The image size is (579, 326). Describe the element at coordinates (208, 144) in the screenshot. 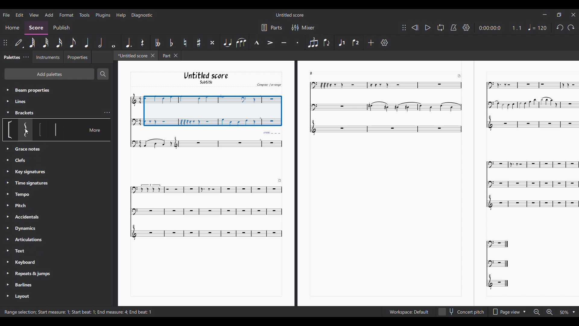

I see `` at that location.